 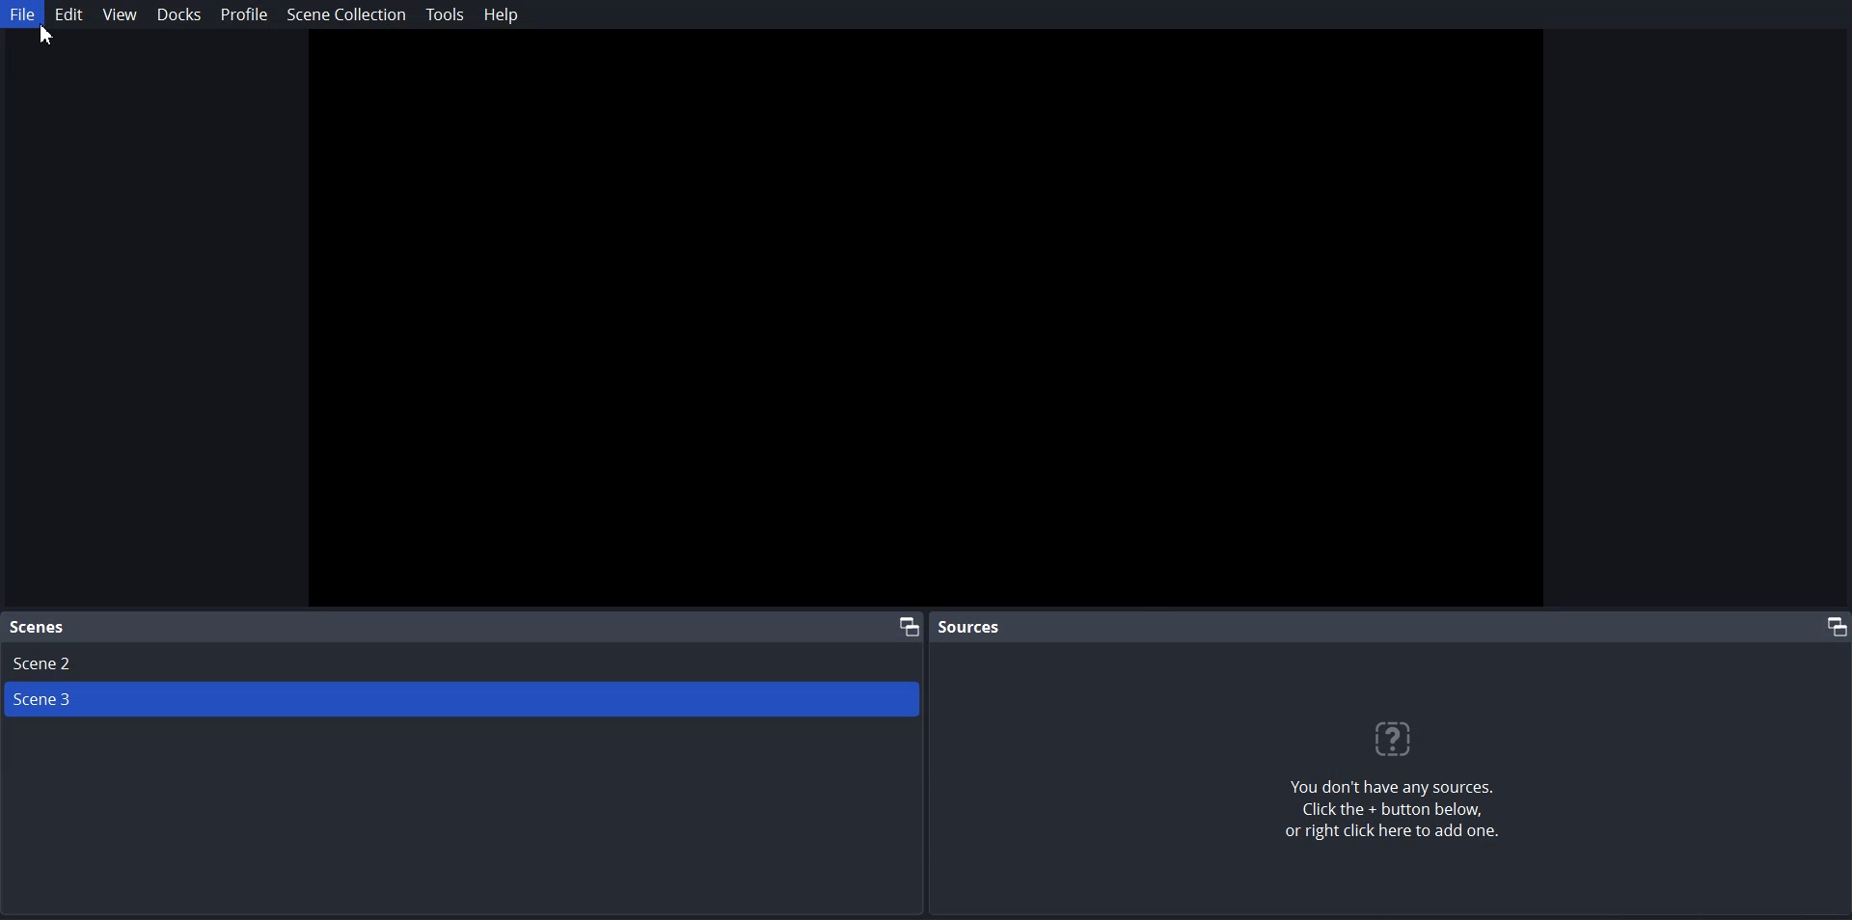 I want to click on You don’t have any sources.
Click the + button below,
or right click here to add one., so click(x=1403, y=814).